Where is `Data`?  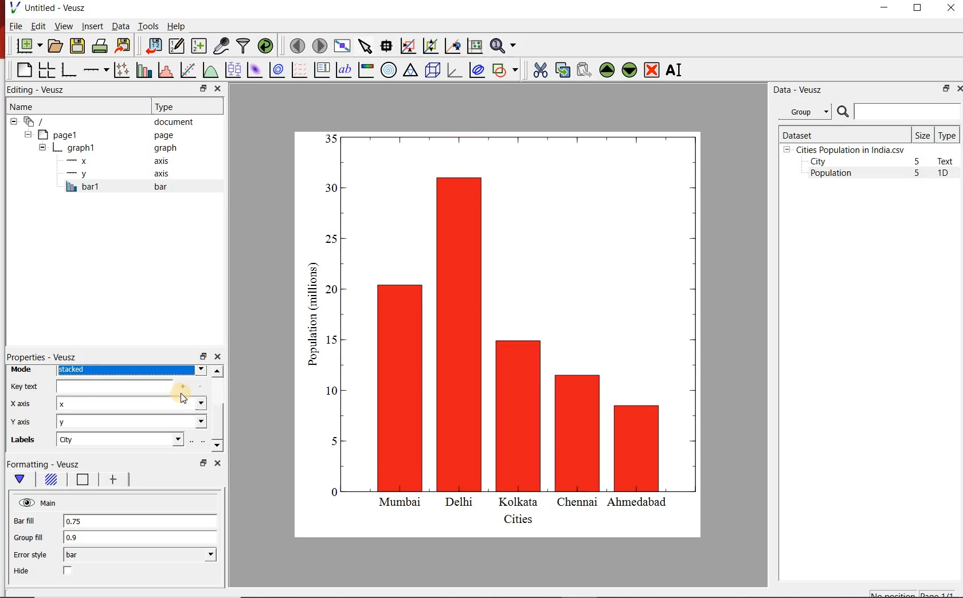
Data is located at coordinates (120, 27).